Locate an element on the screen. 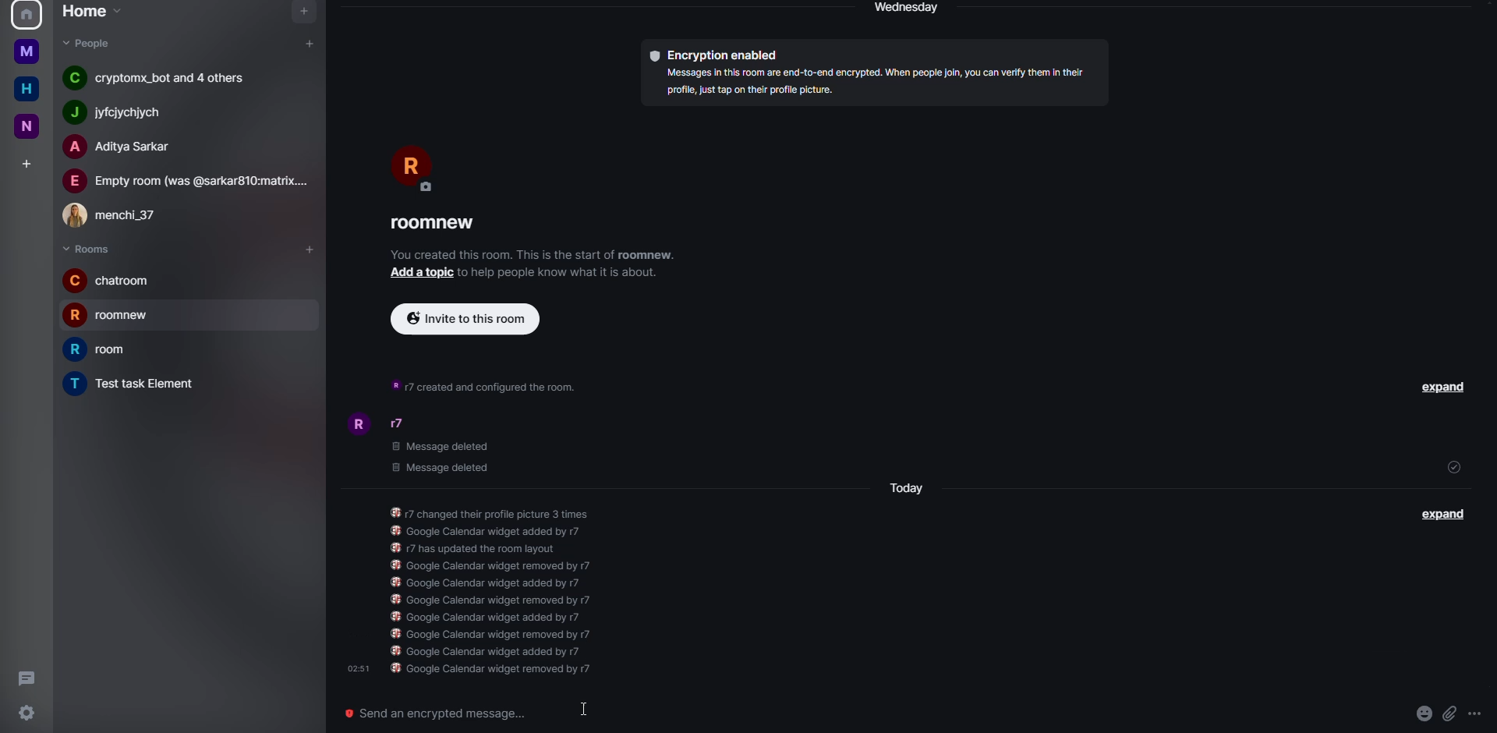 Image resolution: width=1497 pixels, height=733 pixels. threads is located at coordinates (26, 679).